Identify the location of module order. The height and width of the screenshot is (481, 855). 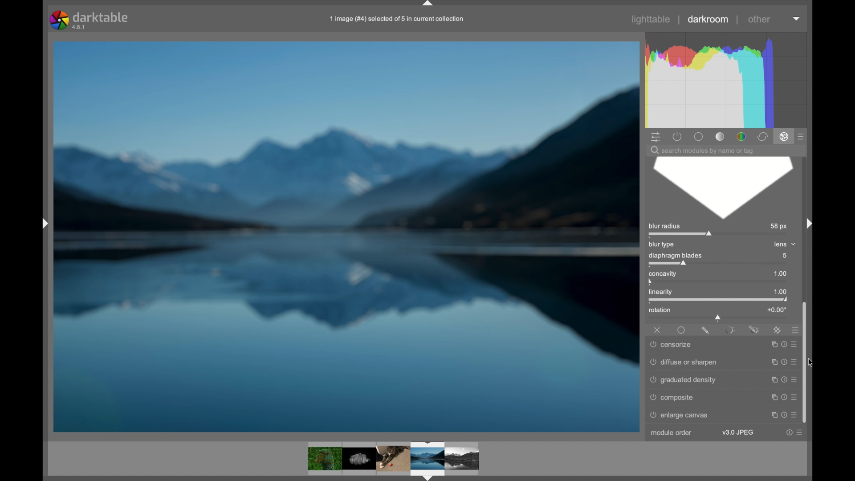
(671, 433).